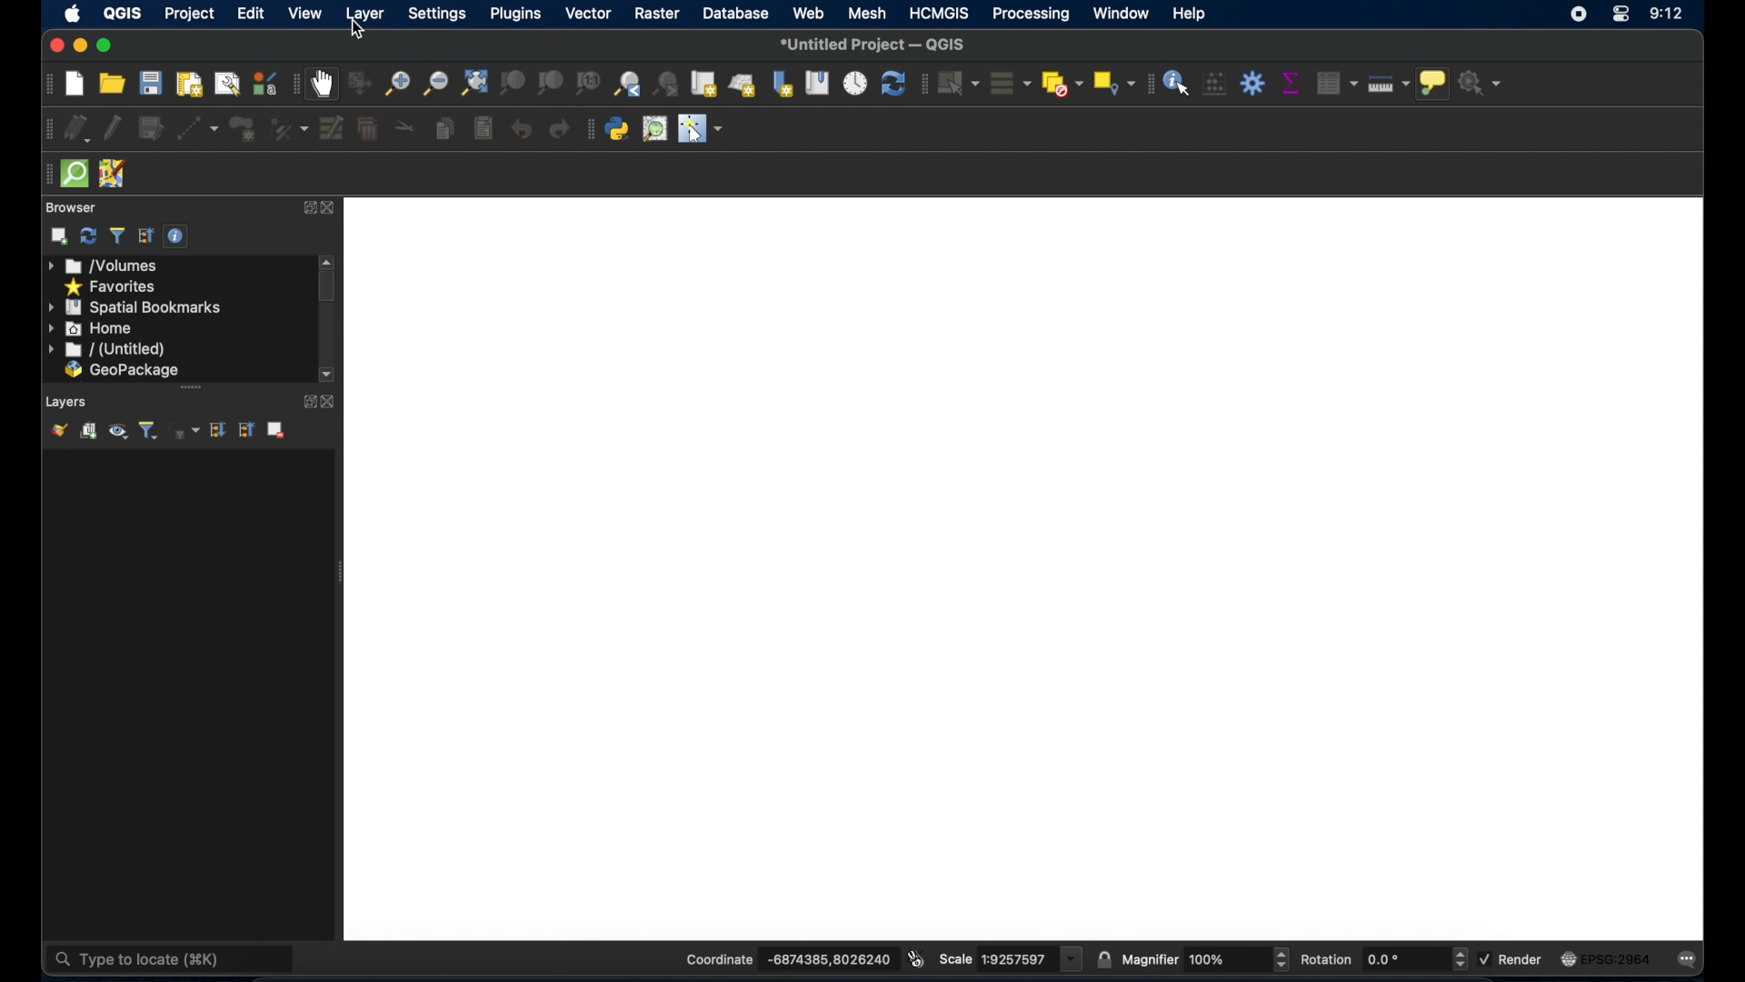  Describe the element at coordinates (1620, 17) in the screenshot. I see `control center` at that location.